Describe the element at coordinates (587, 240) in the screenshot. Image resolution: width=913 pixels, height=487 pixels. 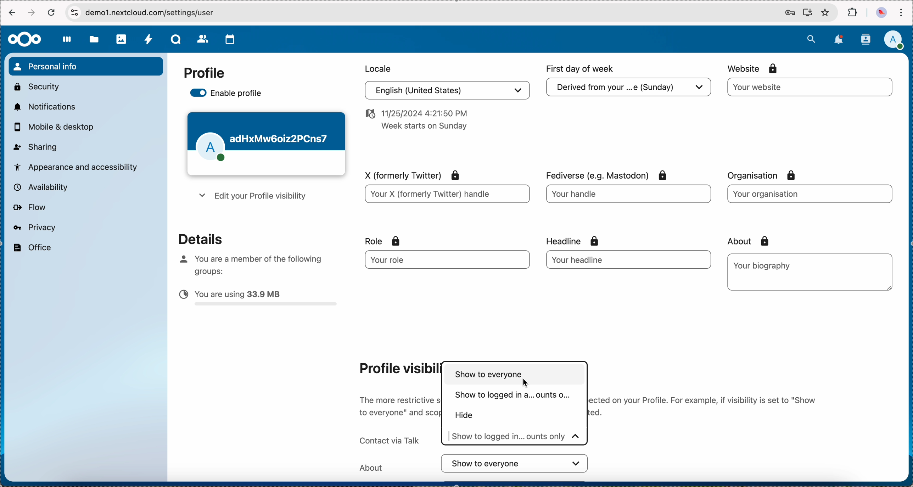
I see `headline` at that location.